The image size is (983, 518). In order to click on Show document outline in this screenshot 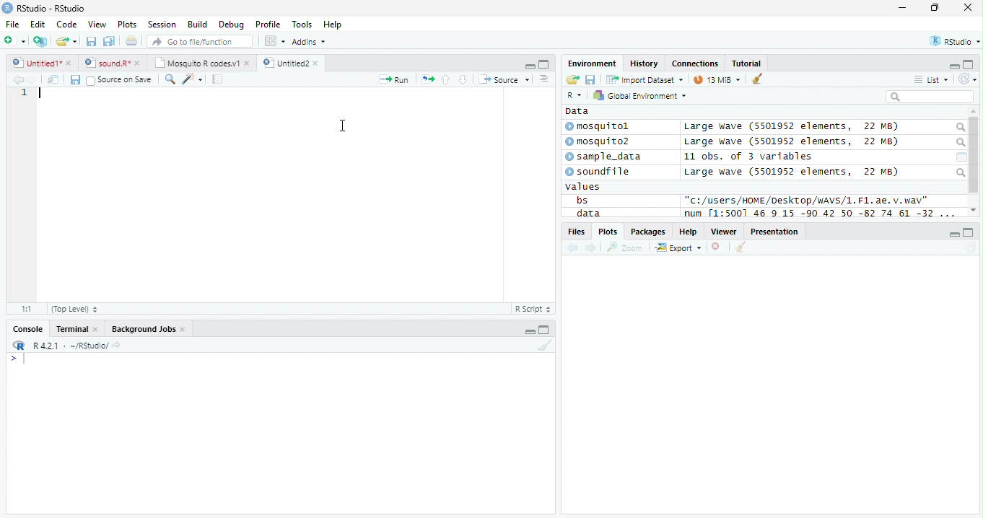, I will do `click(543, 79)`.